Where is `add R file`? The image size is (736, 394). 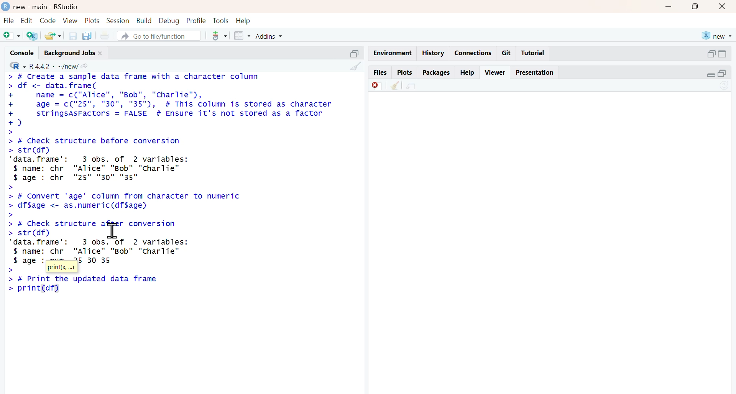 add R file is located at coordinates (32, 36).